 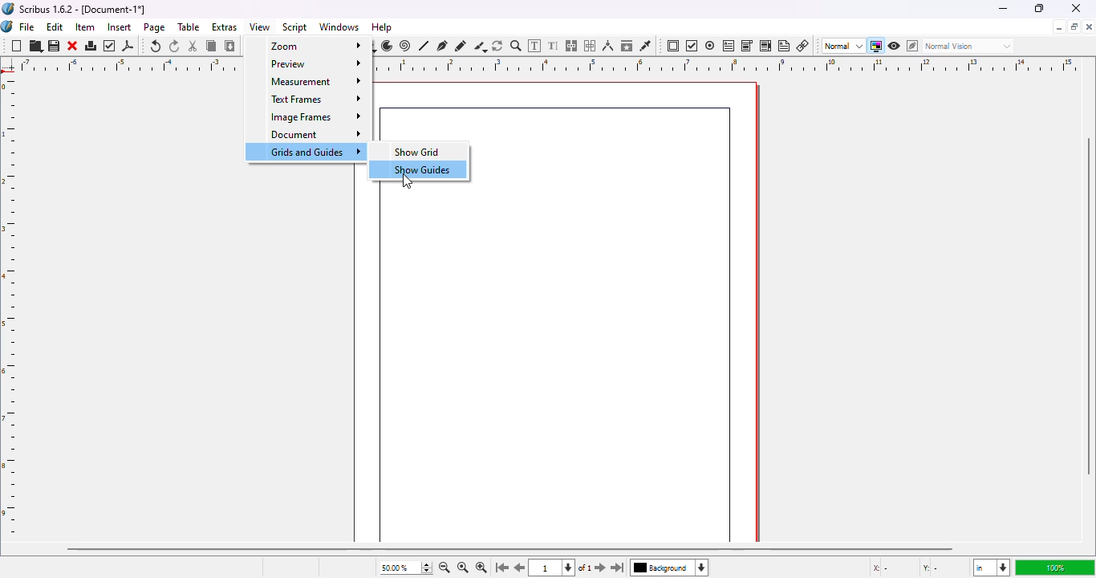 What do you see at coordinates (211, 46) in the screenshot?
I see `copy` at bounding box center [211, 46].